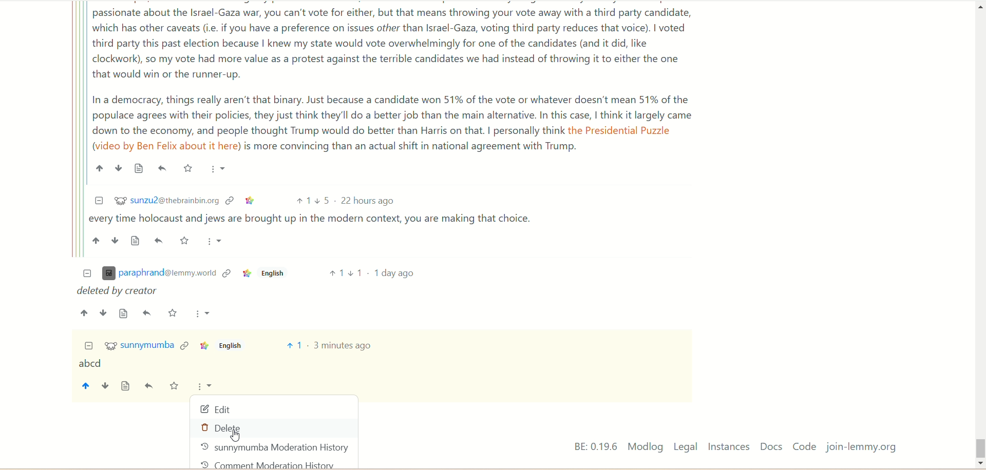 The height and width of the screenshot is (470, 986). What do you see at coordinates (216, 409) in the screenshot?
I see `edit` at bounding box center [216, 409].